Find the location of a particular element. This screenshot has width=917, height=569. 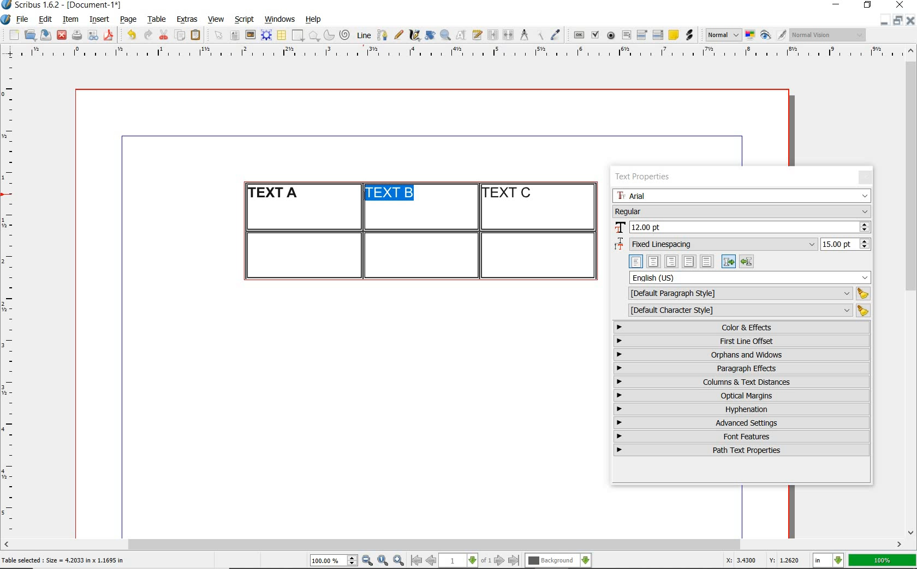

ruler is located at coordinates (466, 53).